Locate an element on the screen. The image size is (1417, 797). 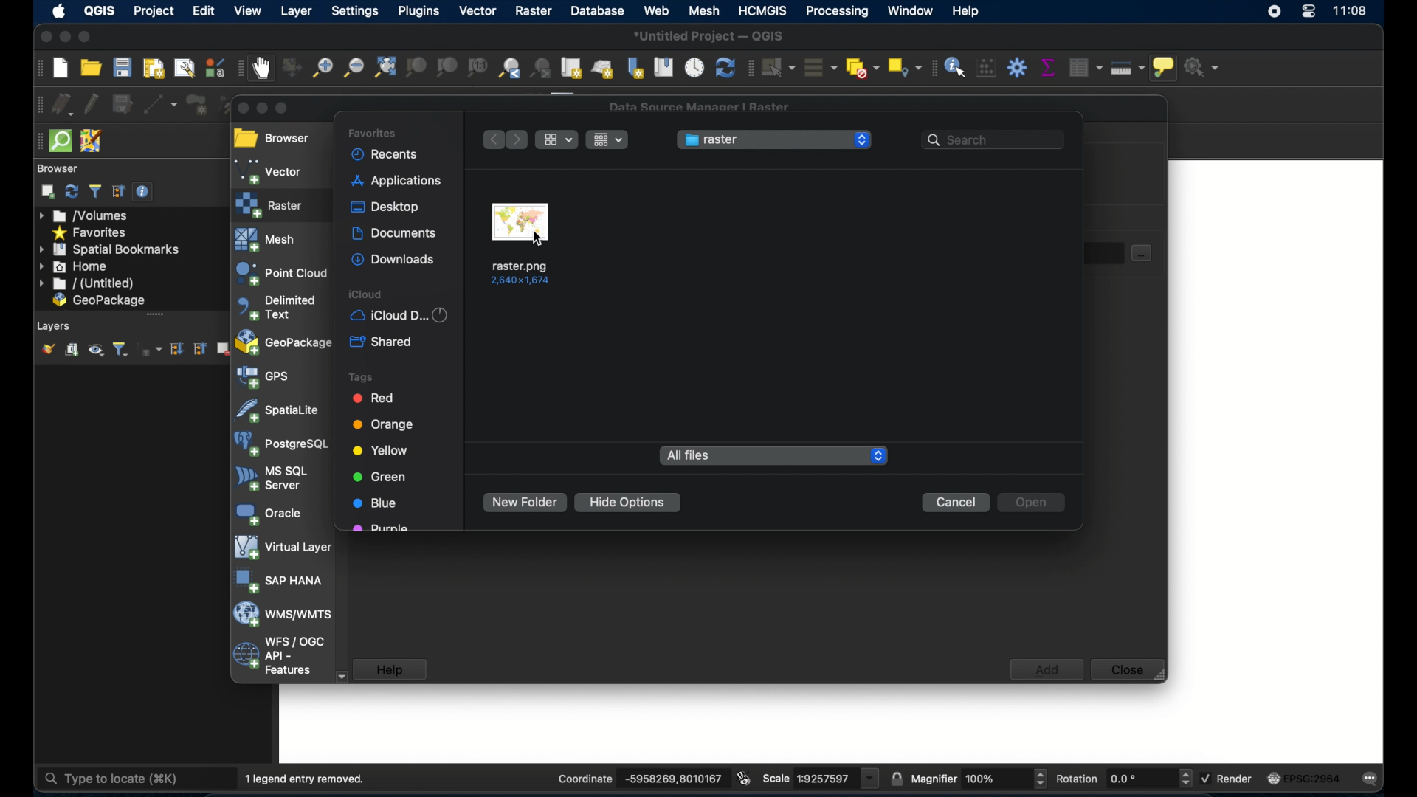
oracle is located at coordinates (272, 513).